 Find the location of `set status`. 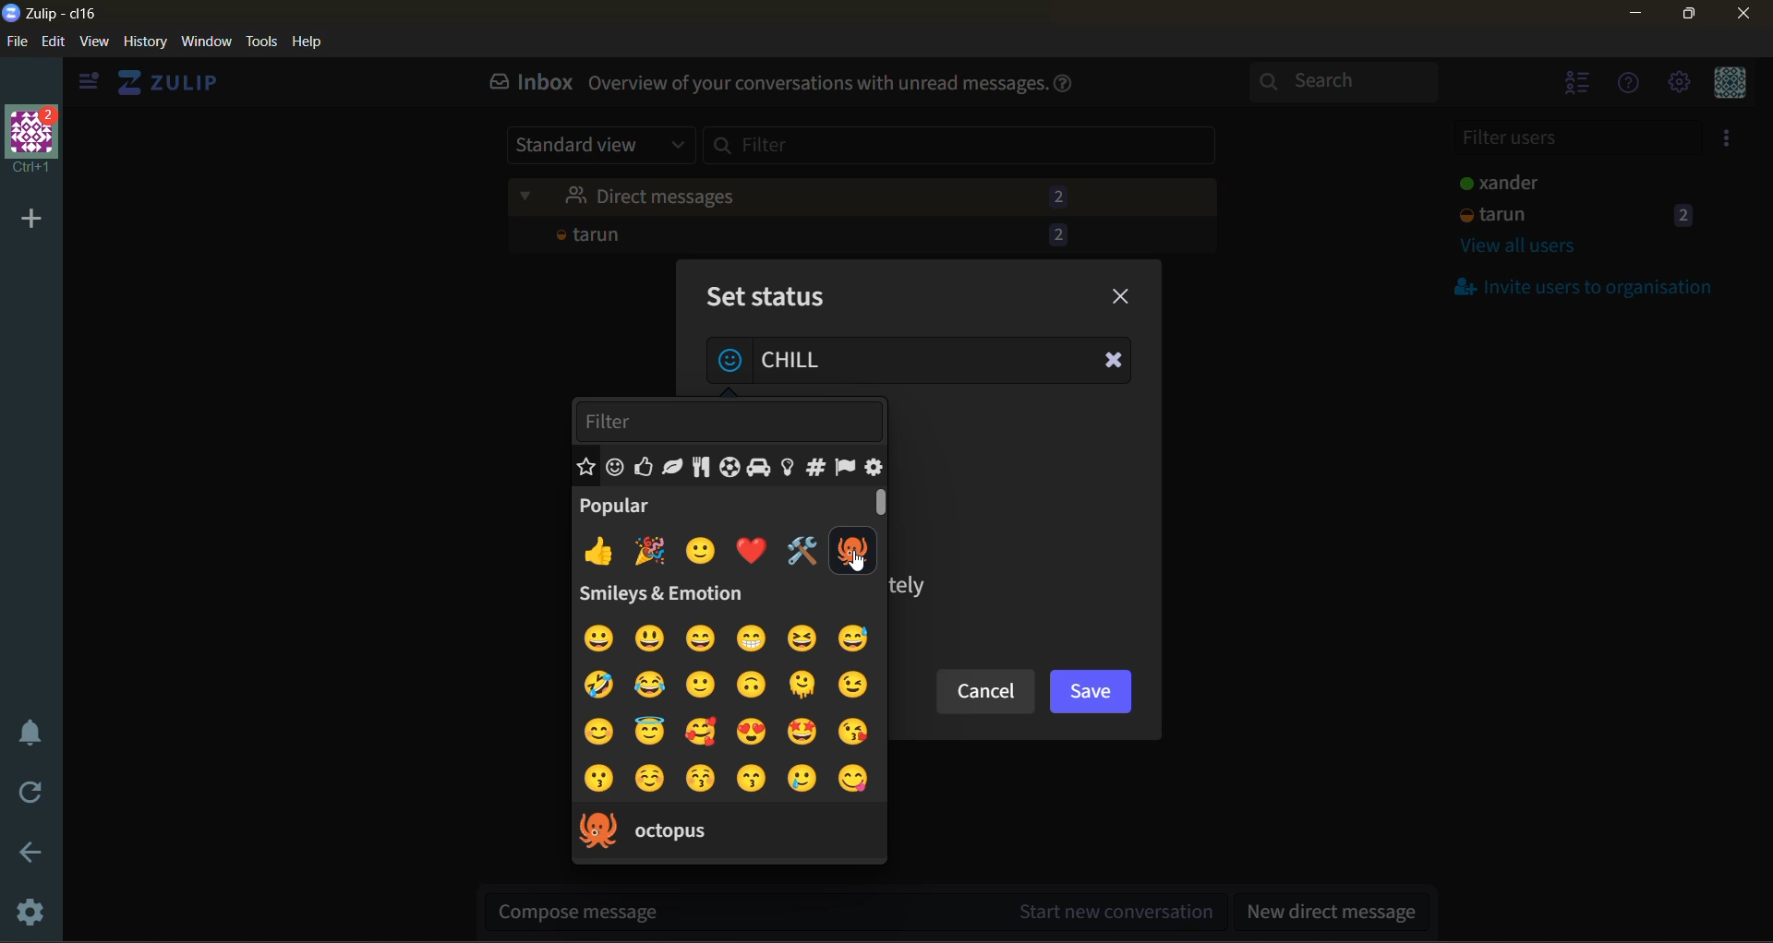

set status is located at coordinates (769, 298).